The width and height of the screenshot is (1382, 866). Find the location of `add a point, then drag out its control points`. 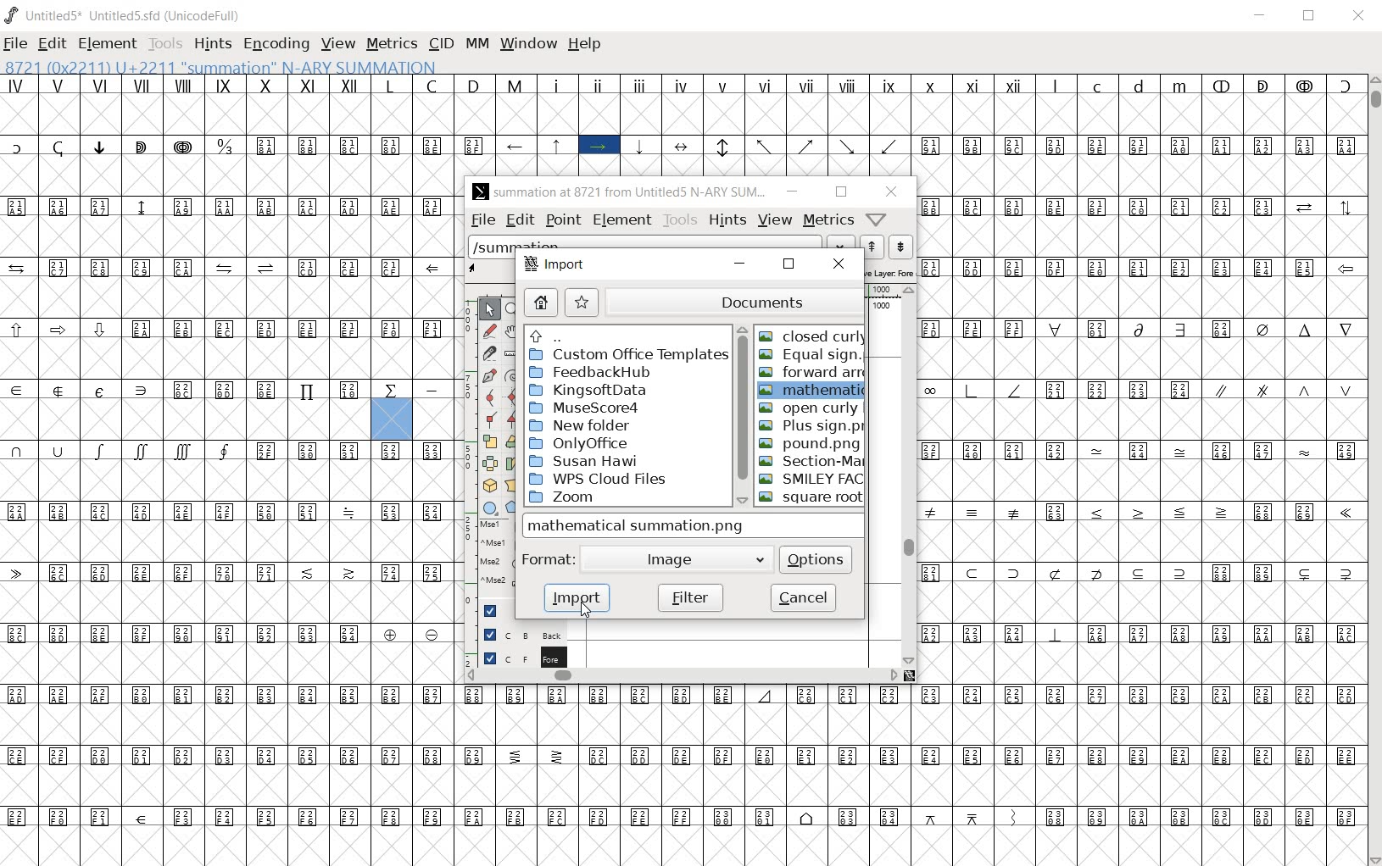

add a point, then drag out its control points is located at coordinates (489, 375).